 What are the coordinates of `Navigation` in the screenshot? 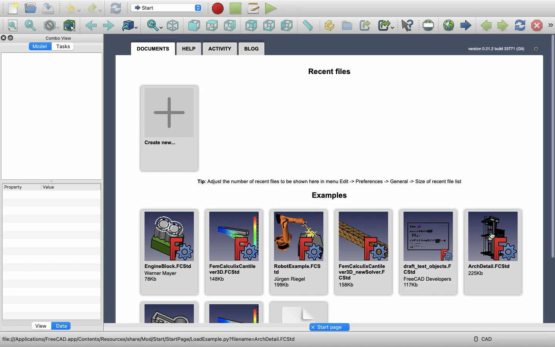 It's located at (550, 25).